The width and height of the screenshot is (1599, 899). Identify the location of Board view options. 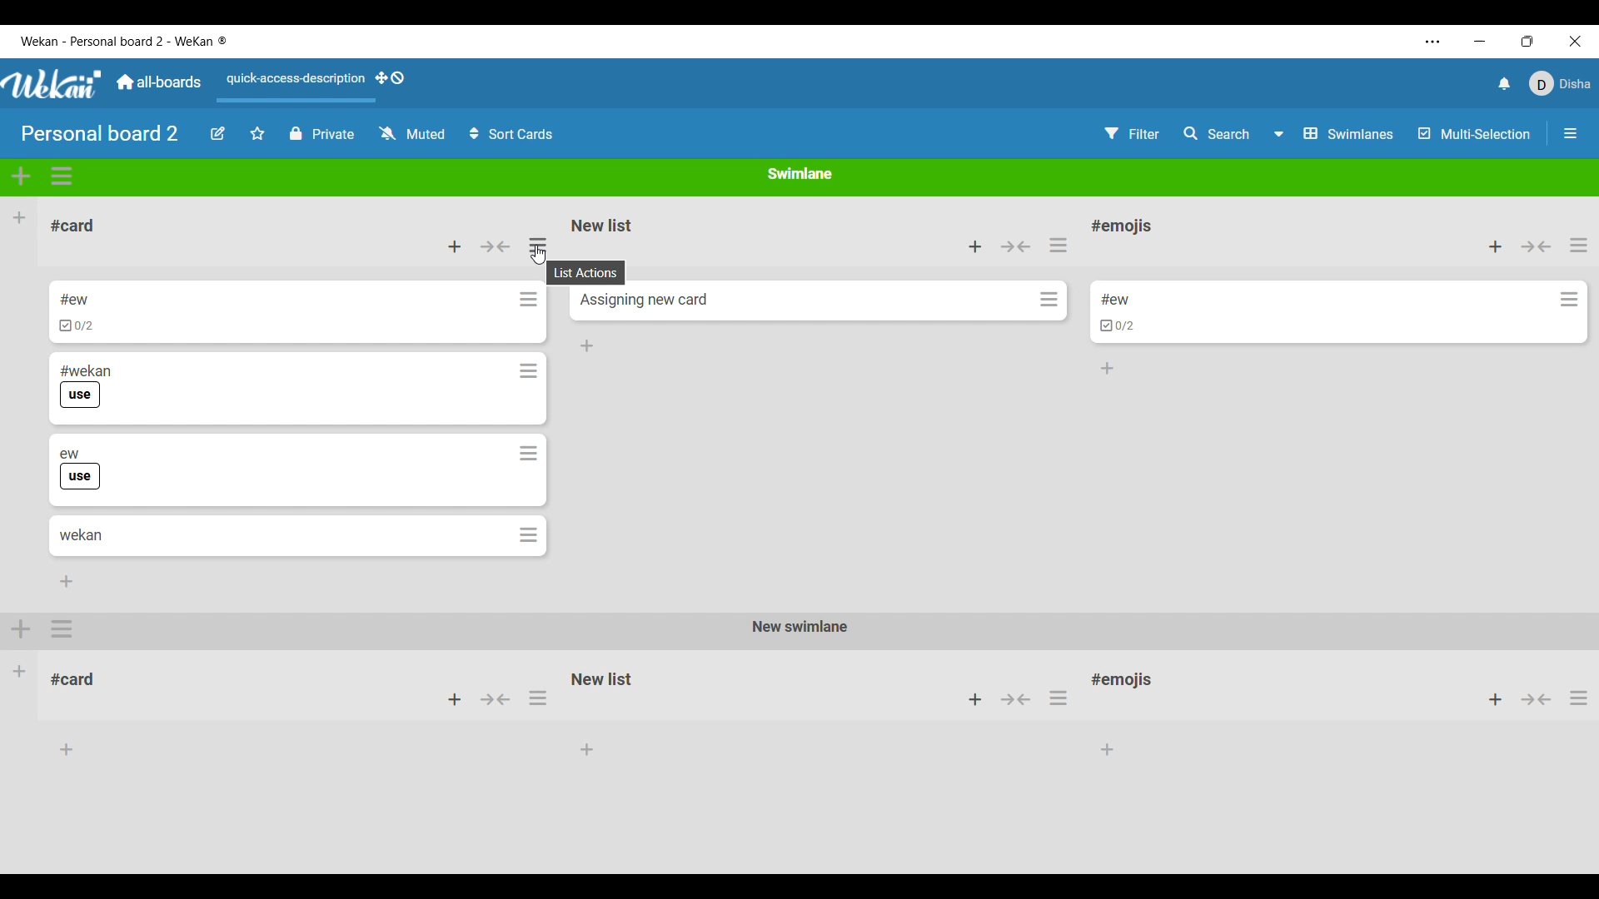
(1336, 133).